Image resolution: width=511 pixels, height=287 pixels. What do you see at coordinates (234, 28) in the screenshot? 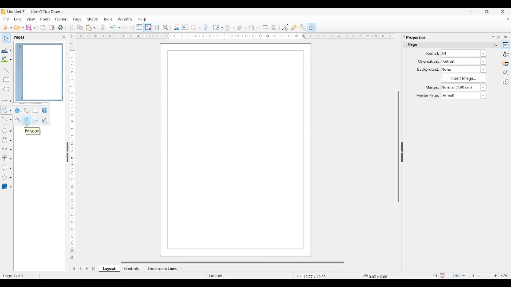
I see `Align object options` at bounding box center [234, 28].